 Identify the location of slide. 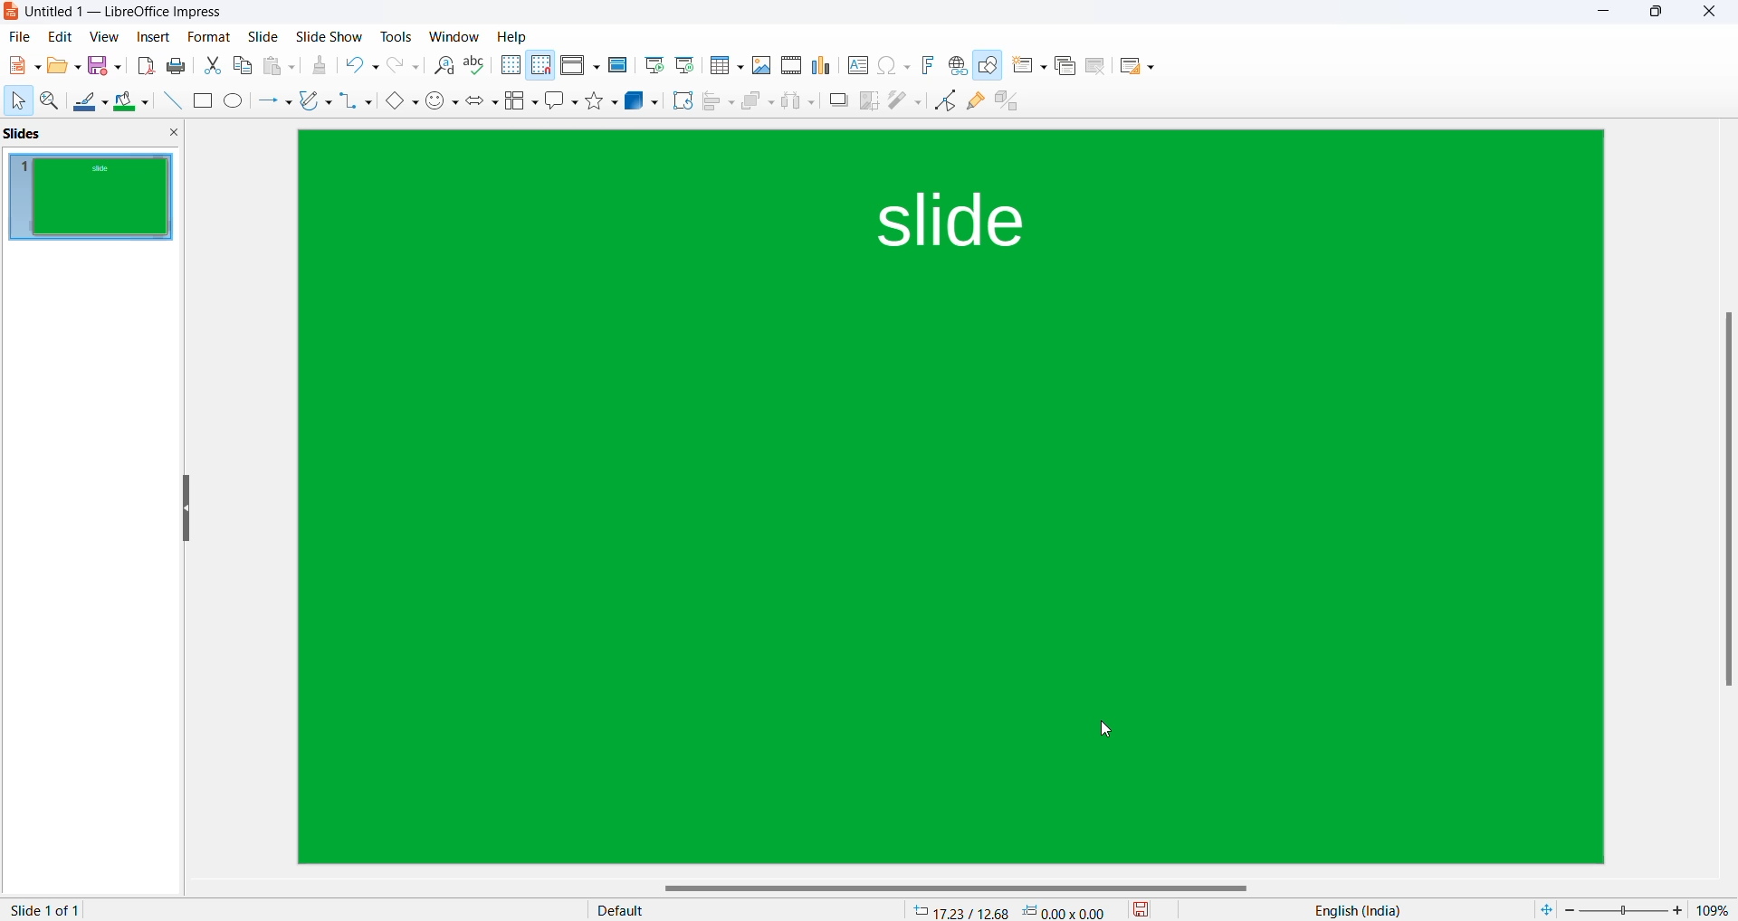
(208, 37).